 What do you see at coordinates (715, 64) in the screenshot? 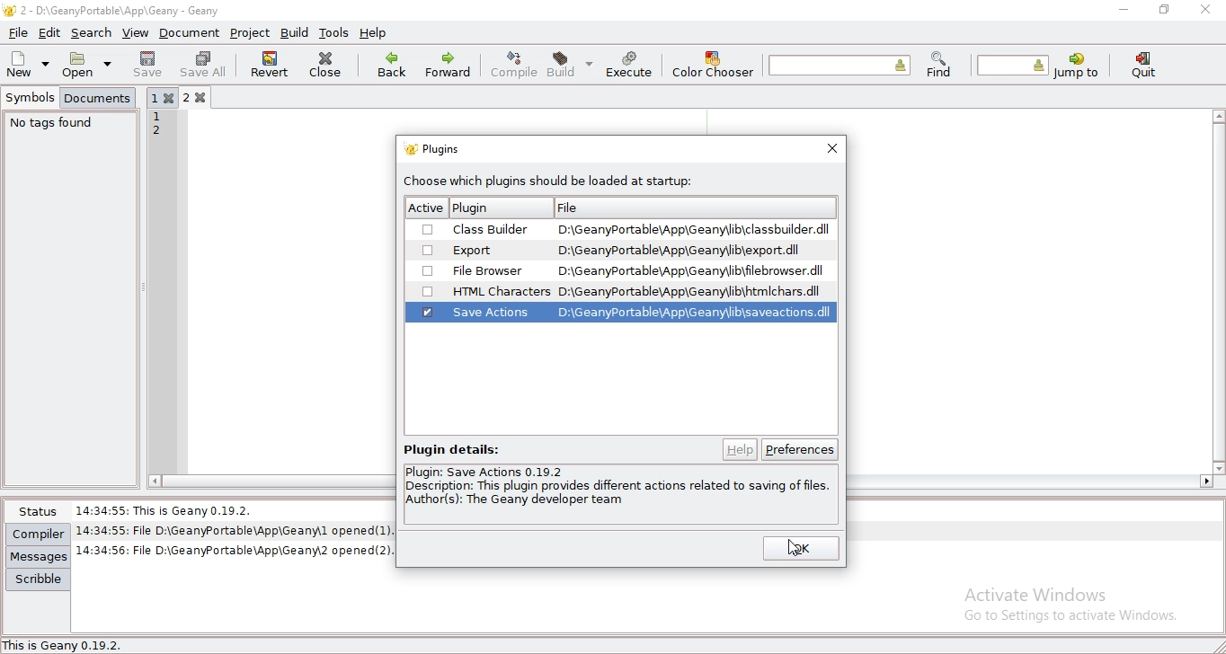
I see `color chooser` at bounding box center [715, 64].